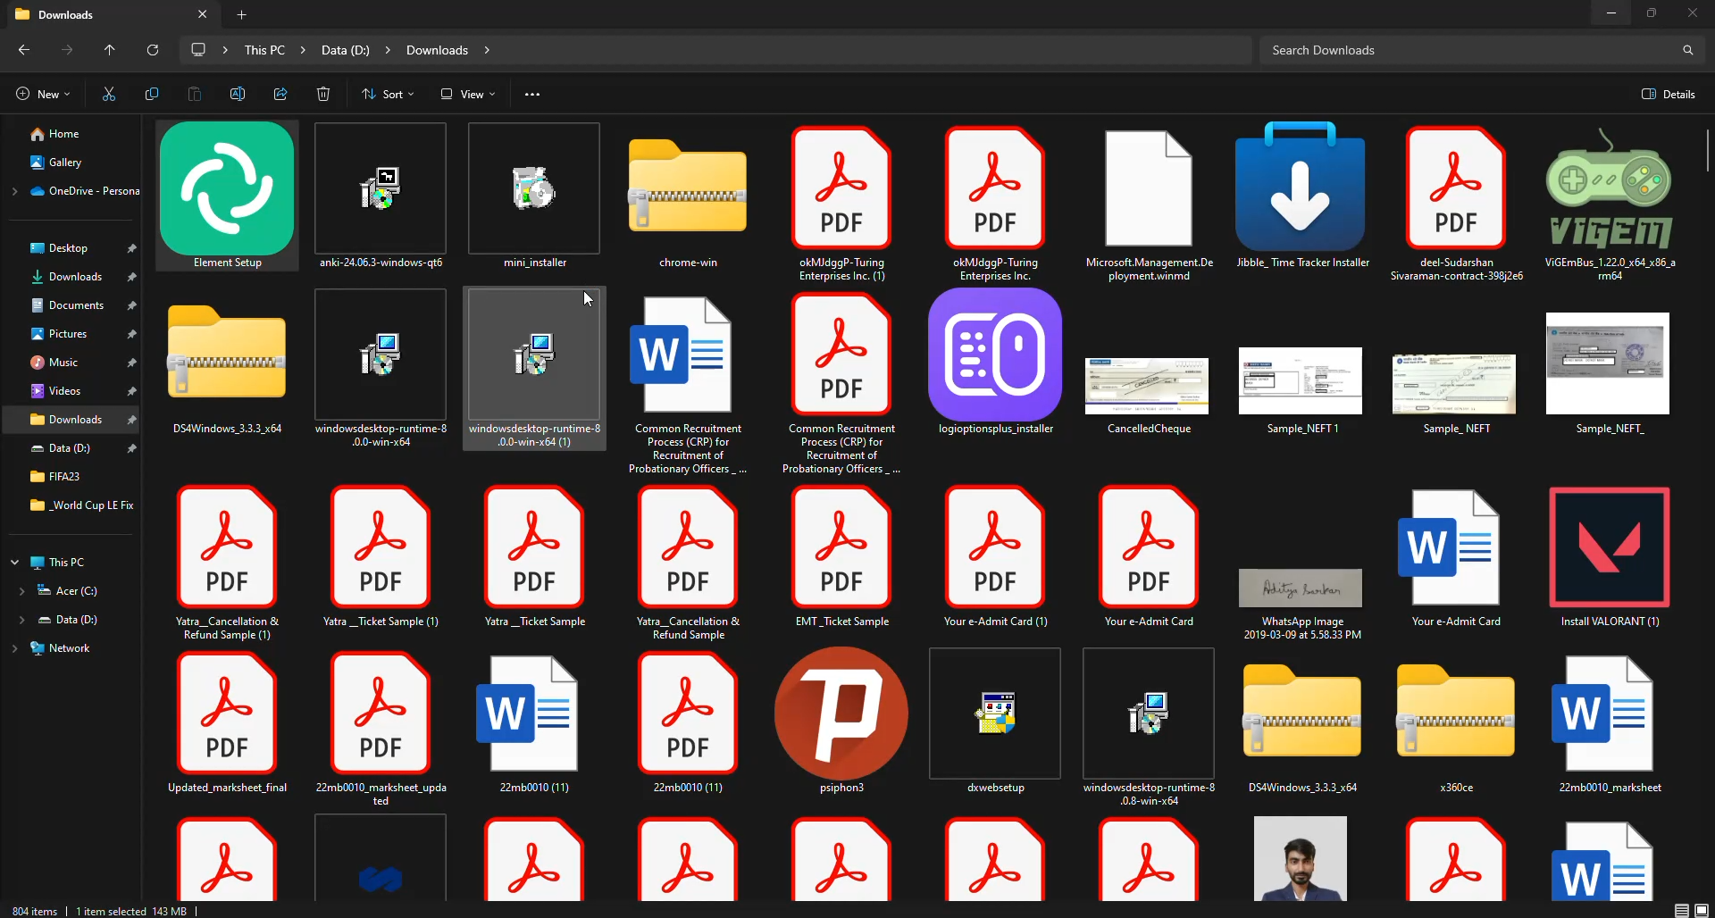 The width and height of the screenshot is (1715, 918). What do you see at coordinates (693, 724) in the screenshot?
I see `file` at bounding box center [693, 724].